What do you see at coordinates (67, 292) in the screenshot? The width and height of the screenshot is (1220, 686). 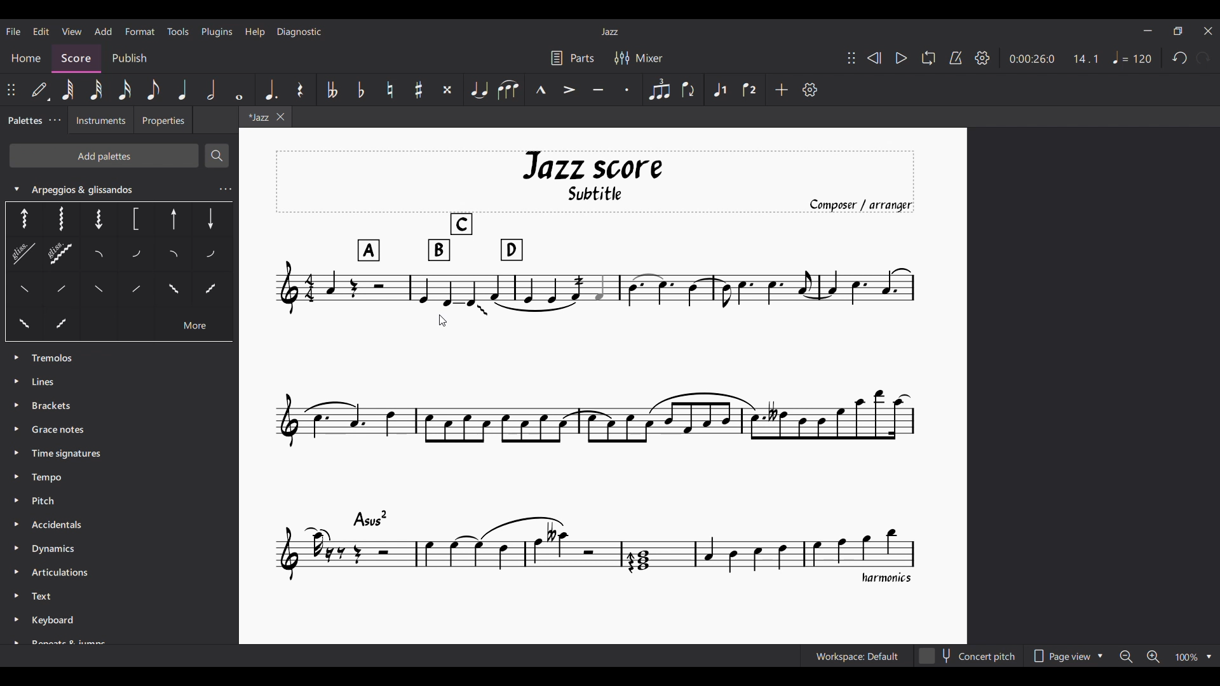 I see `Palate` at bounding box center [67, 292].